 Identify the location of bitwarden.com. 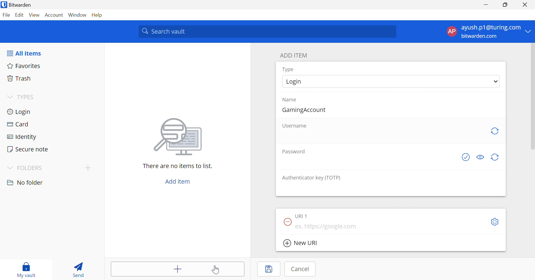
(480, 36).